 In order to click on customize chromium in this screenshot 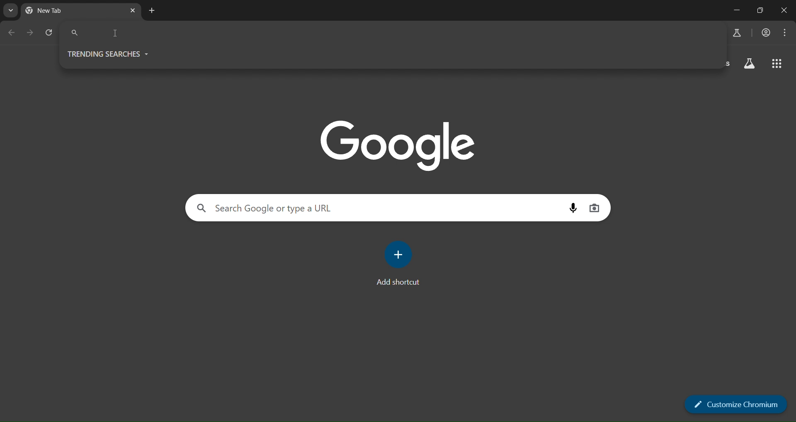, I will do `click(733, 405)`.